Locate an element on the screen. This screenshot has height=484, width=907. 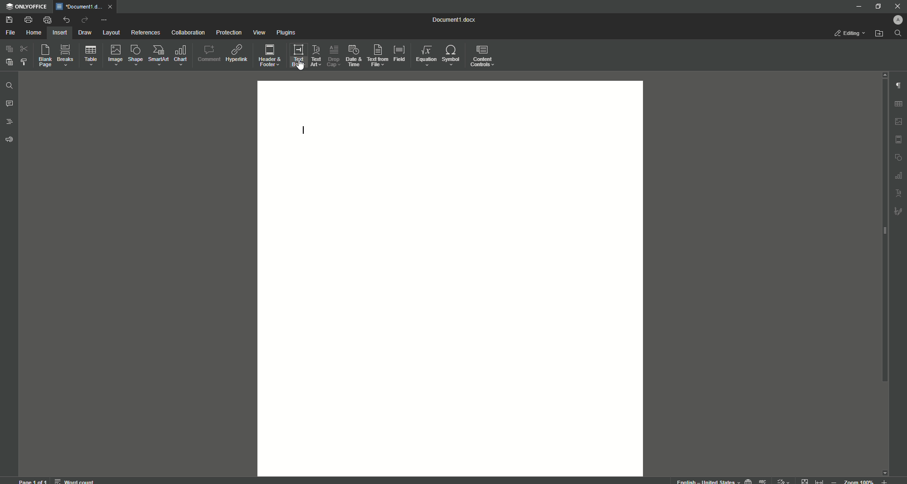
Date and Time is located at coordinates (353, 56).